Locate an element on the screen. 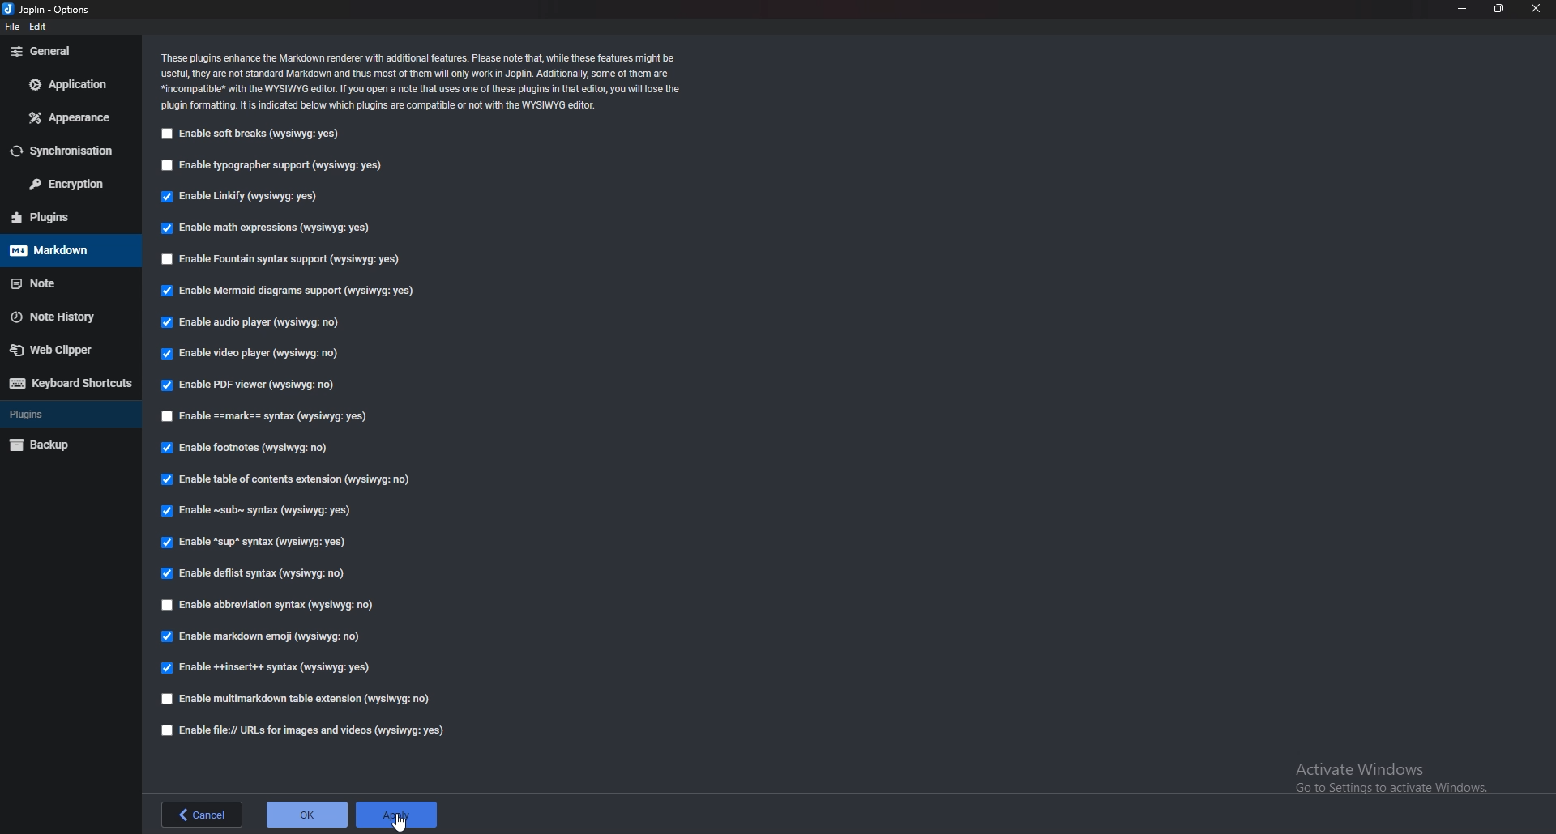 This screenshot has height=834, width=1556. Plugins is located at coordinates (68, 415).